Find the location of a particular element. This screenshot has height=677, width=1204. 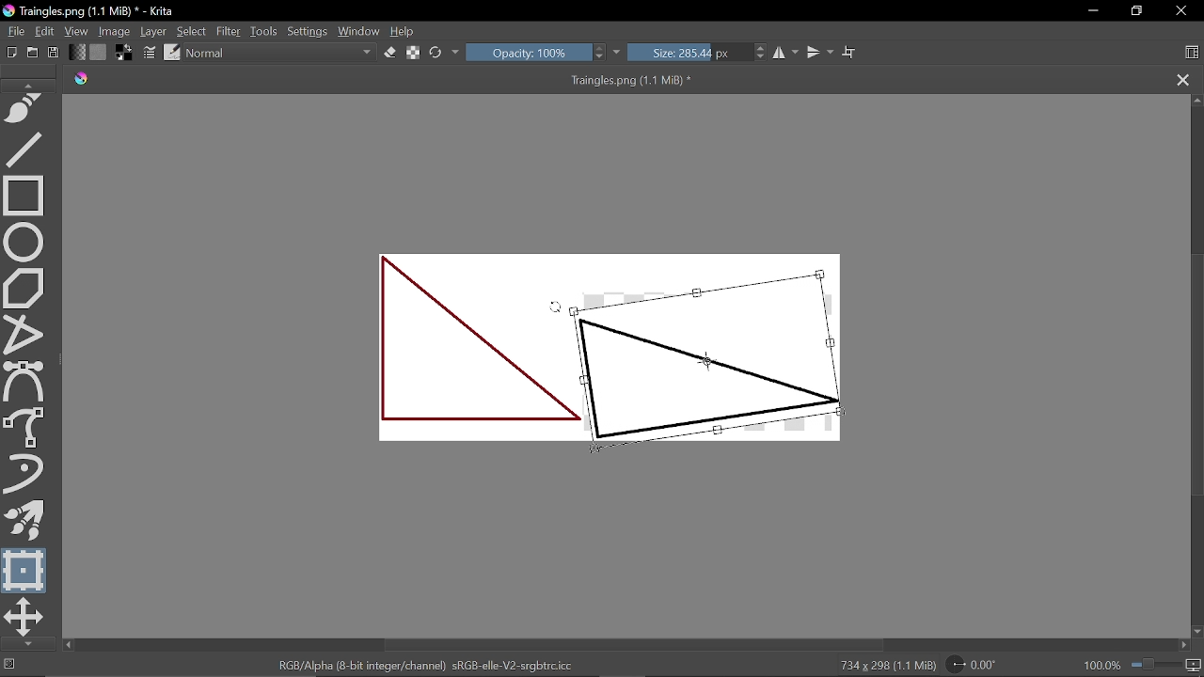

Ellipse select tool is located at coordinates (27, 240).